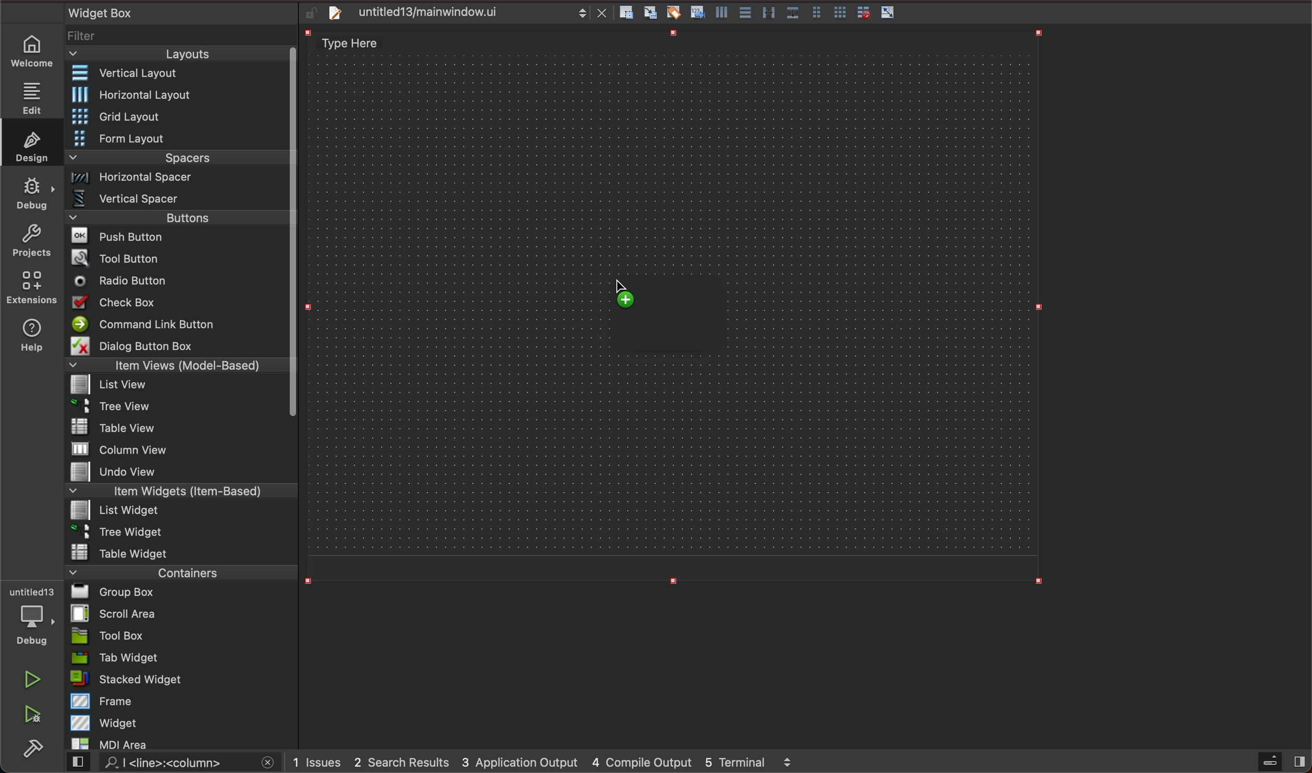 This screenshot has height=773, width=1312. What do you see at coordinates (179, 407) in the screenshot?
I see `tree view` at bounding box center [179, 407].